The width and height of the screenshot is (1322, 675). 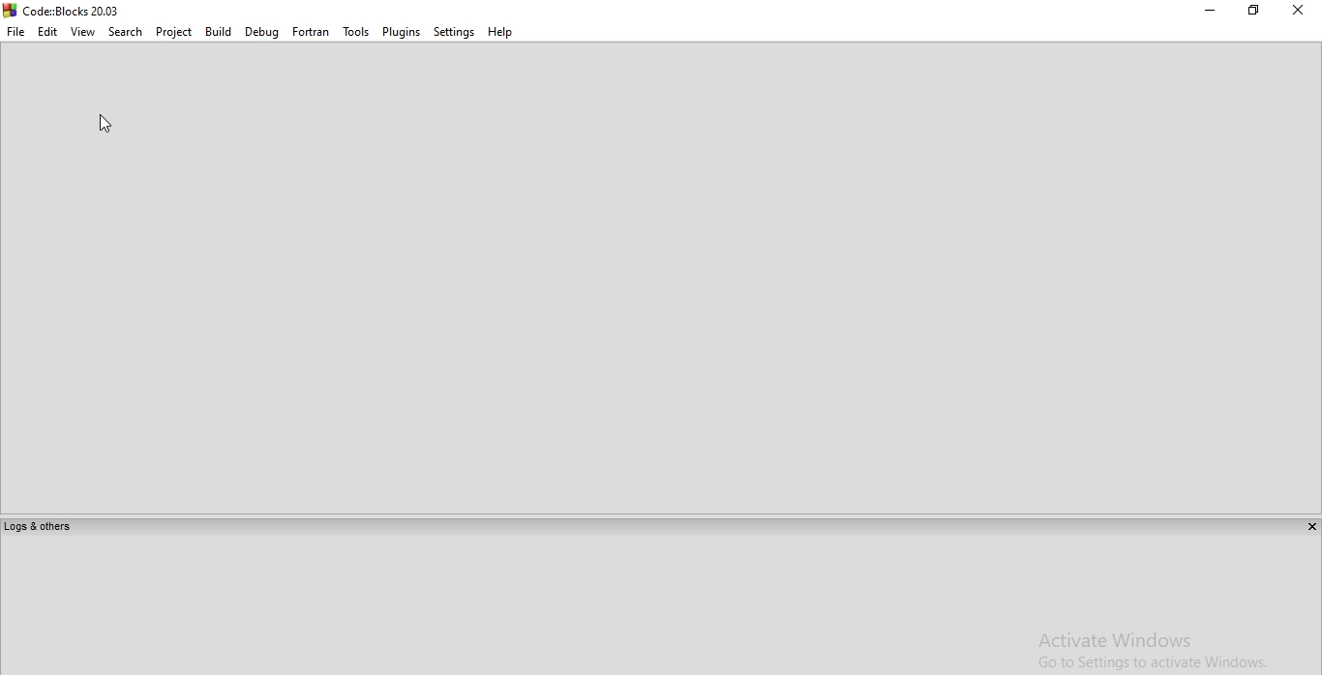 What do you see at coordinates (105, 123) in the screenshot?
I see `cursor` at bounding box center [105, 123].